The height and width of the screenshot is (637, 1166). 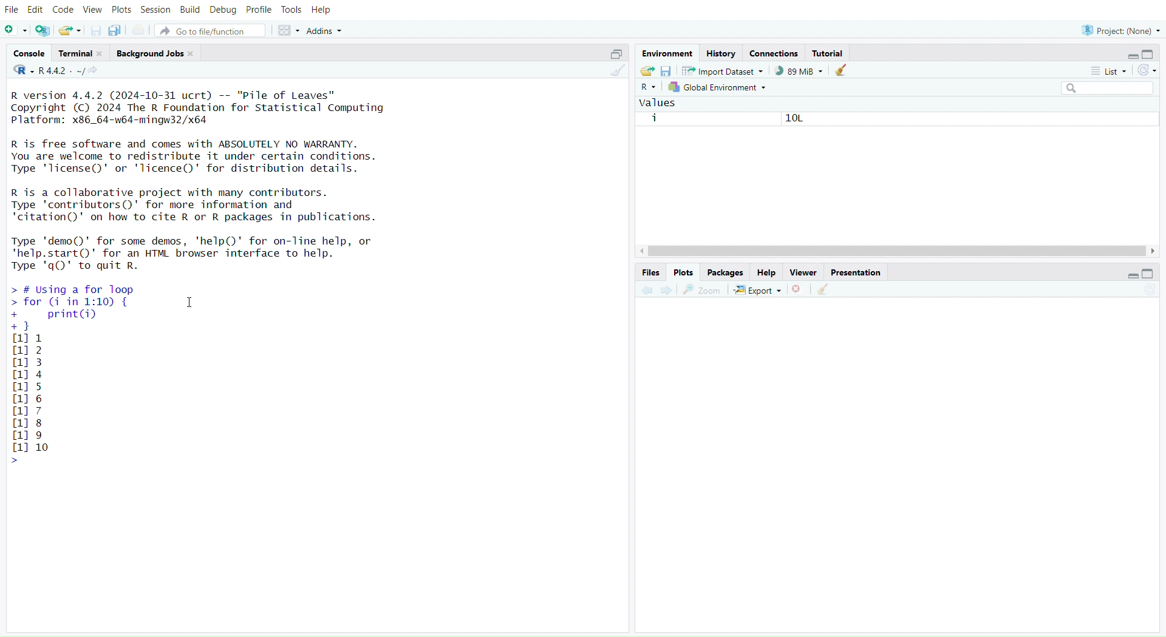 I want to click on global environment, so click(x=719, y=88).